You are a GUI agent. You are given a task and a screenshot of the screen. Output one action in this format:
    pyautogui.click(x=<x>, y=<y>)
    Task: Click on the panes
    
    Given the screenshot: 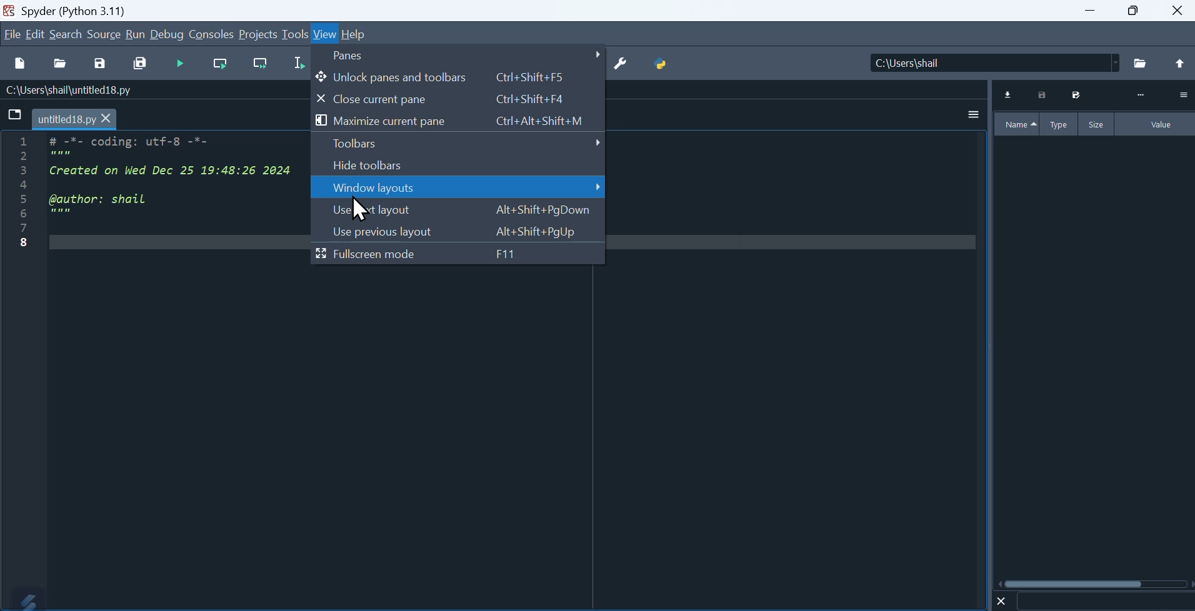 What is the action you would take?
    pyautogui.click(x=461, y=56)
    